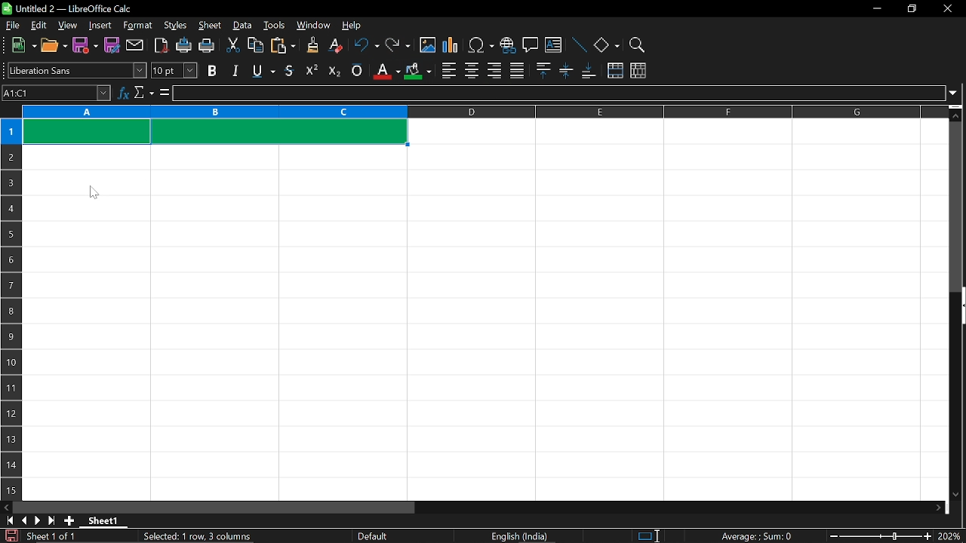 The height and width of the screenshot is (543, 966). I want to click on insert chart, so click(451, 46).